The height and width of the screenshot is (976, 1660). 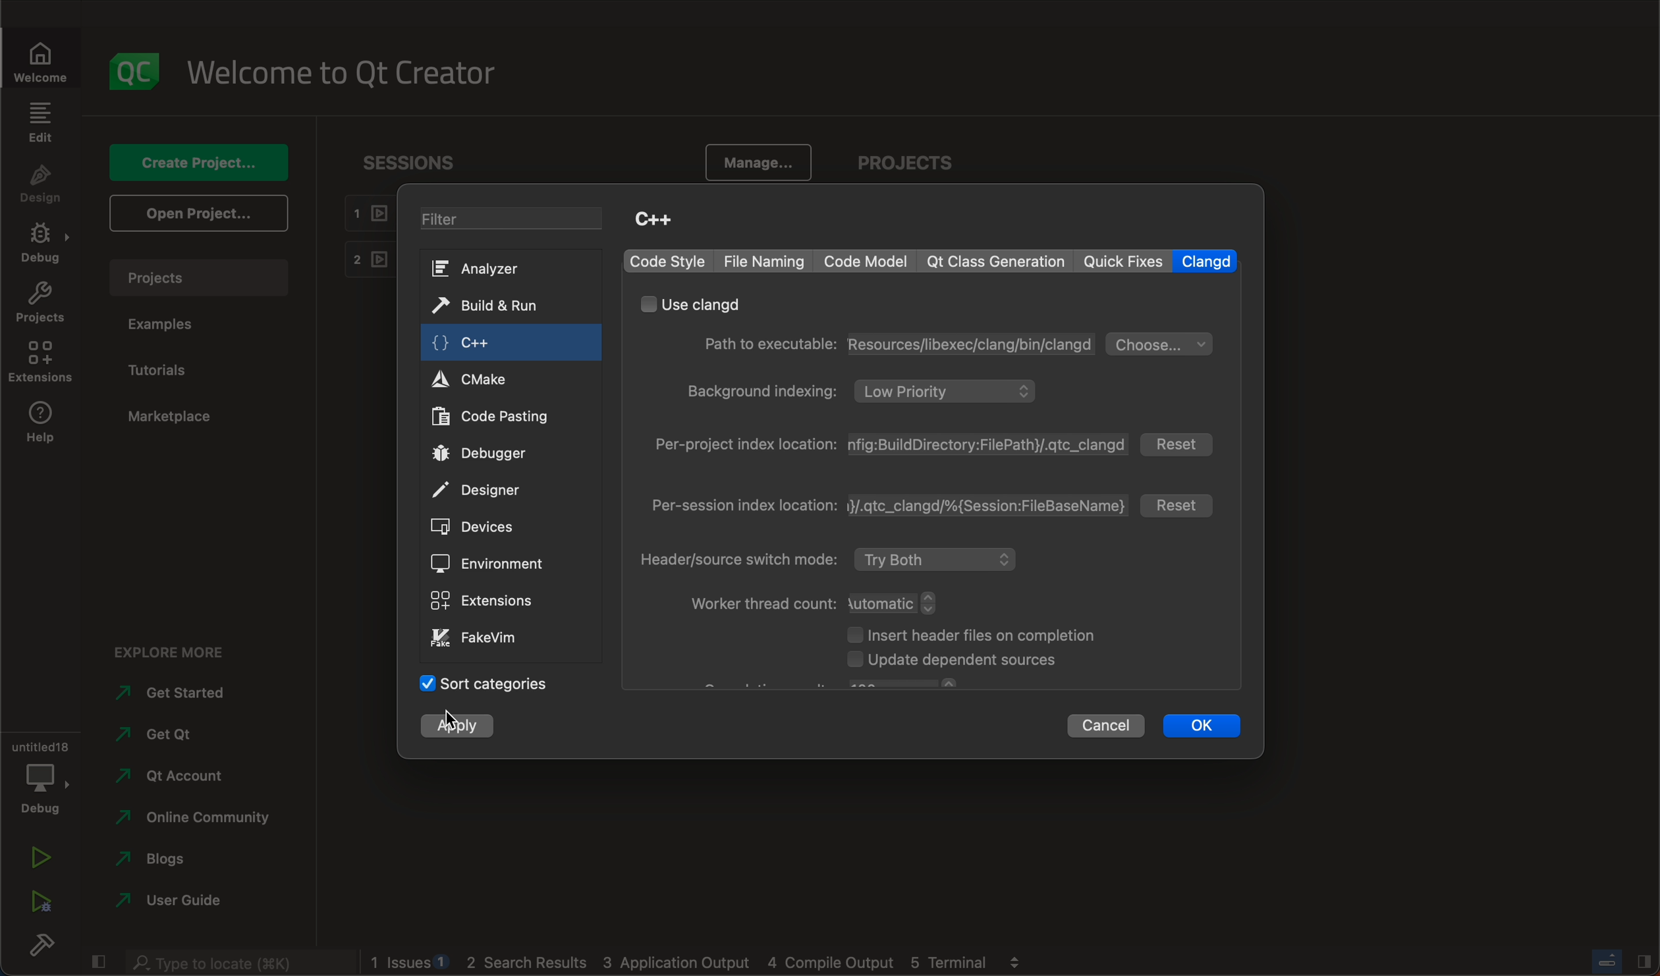 I want to click on community, so click(x=198, y=817).